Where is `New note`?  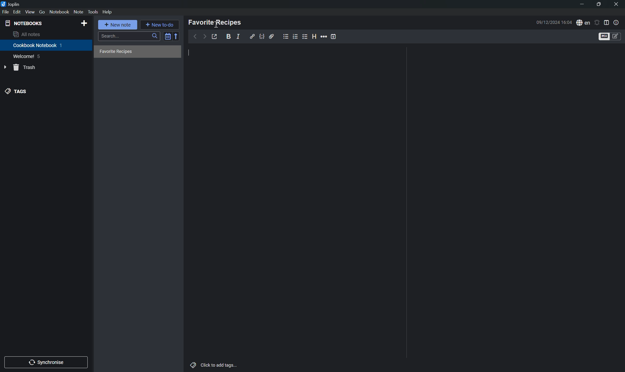
New note is located at coordinates (118, 24).